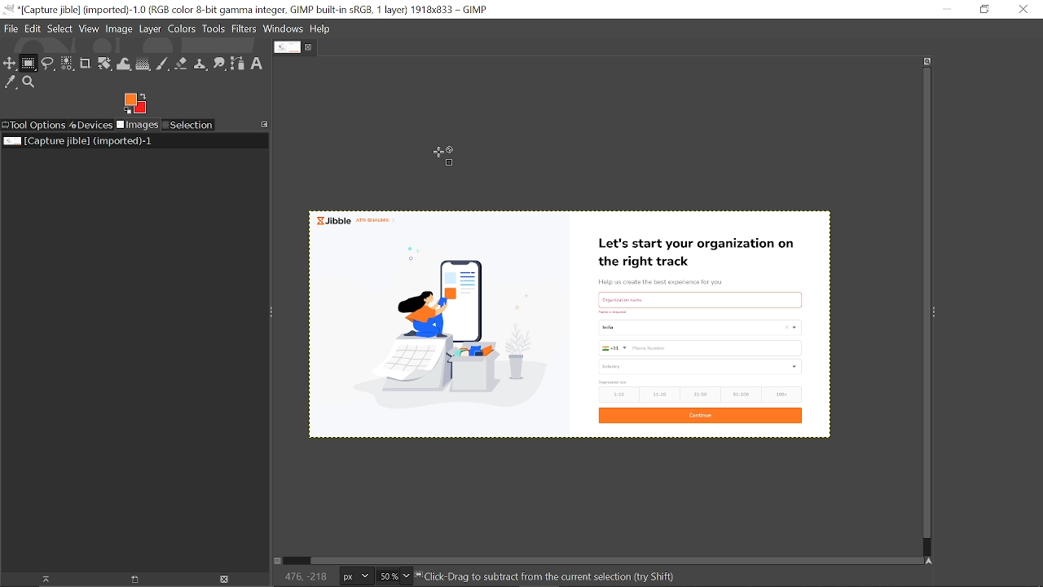  Describe the element at coordinates (702, 367) in the screenshot. I see `industry` at that location.